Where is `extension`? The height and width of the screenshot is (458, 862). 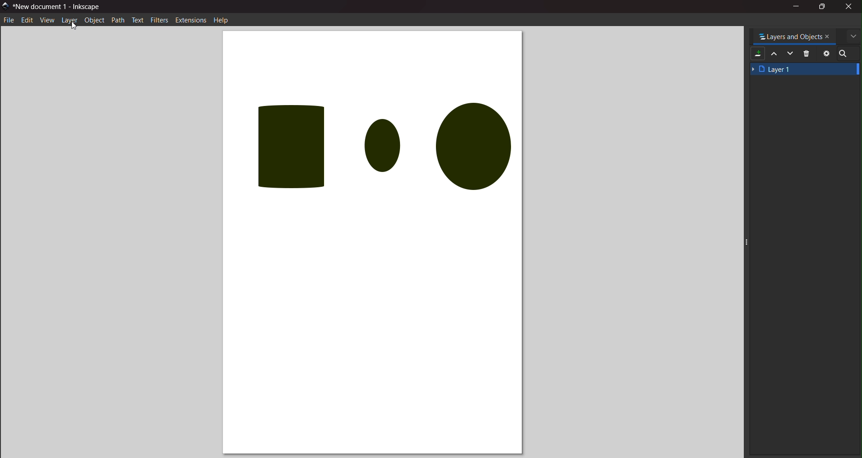
extension is located at coordinates (191, 20).